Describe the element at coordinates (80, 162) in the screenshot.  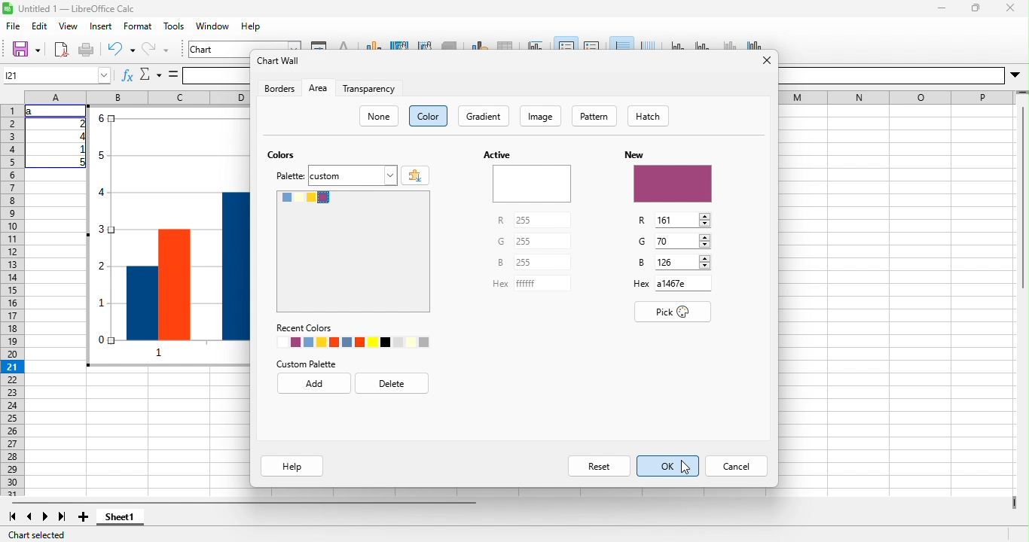
I see `5` at that location.